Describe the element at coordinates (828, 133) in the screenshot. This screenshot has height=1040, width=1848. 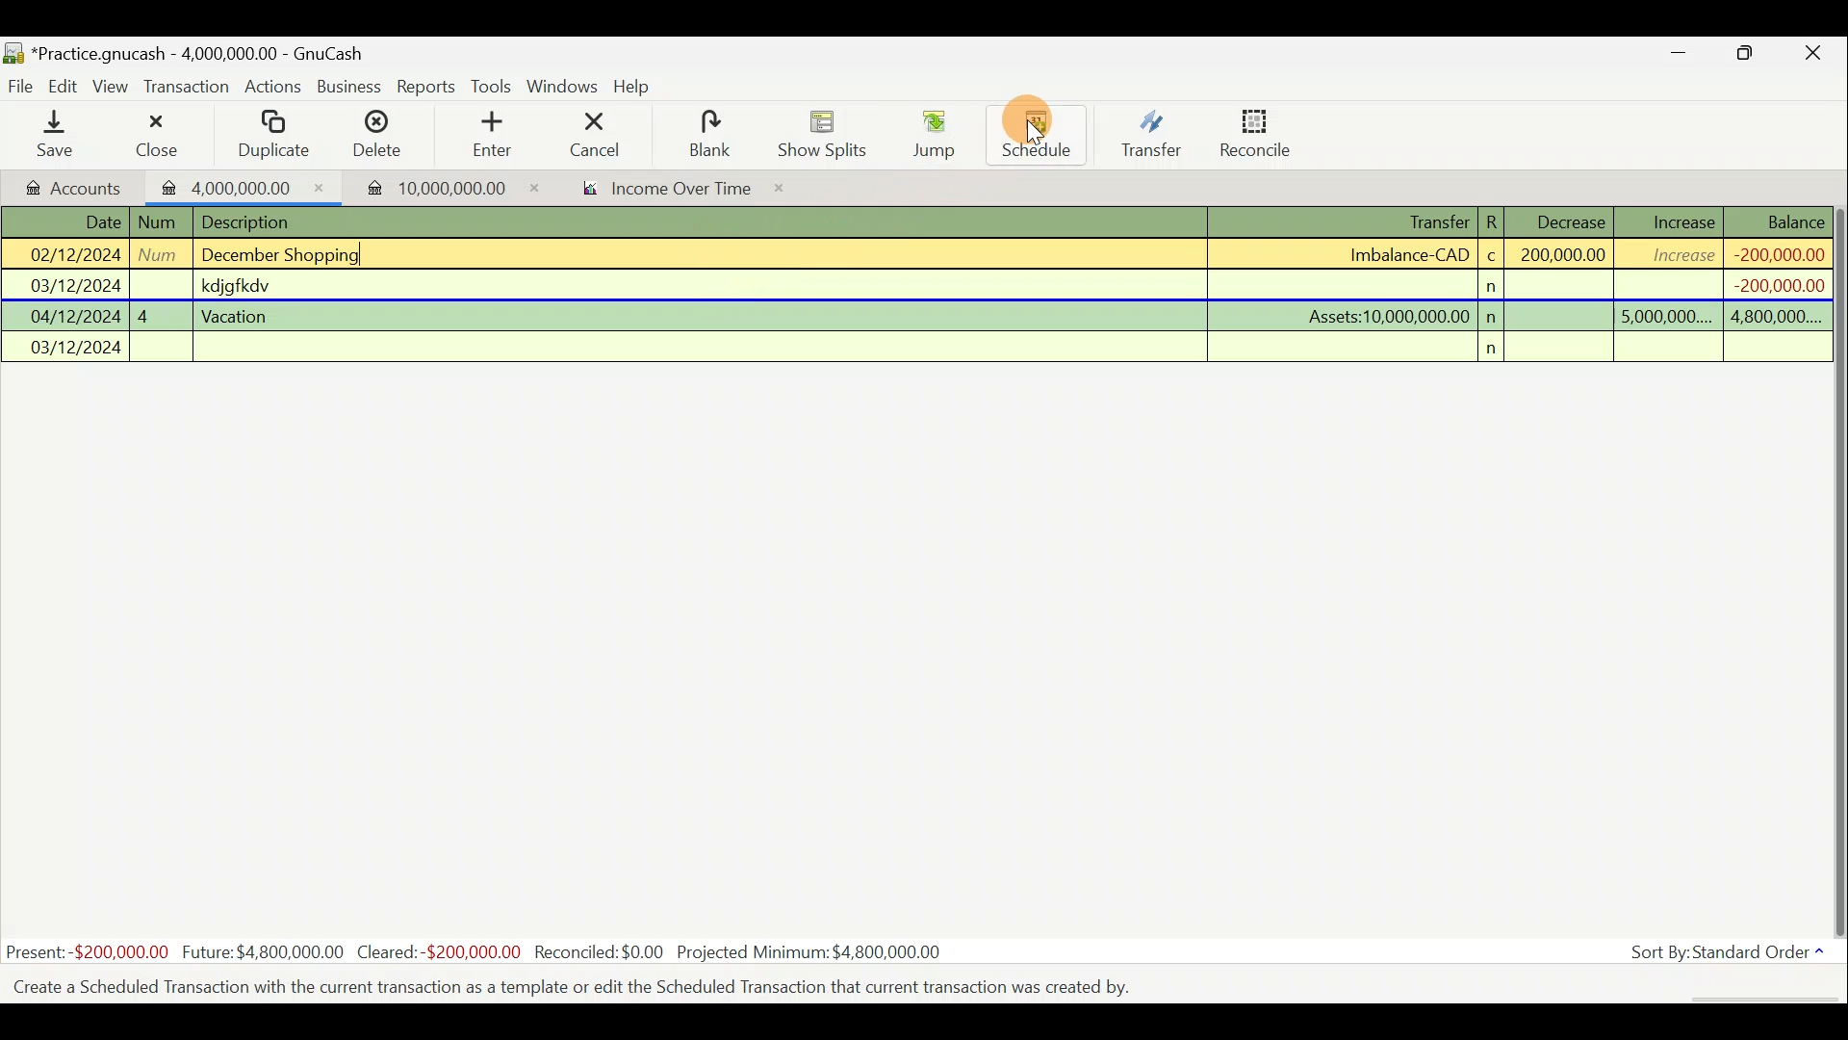
I see `Show splits` at that location.